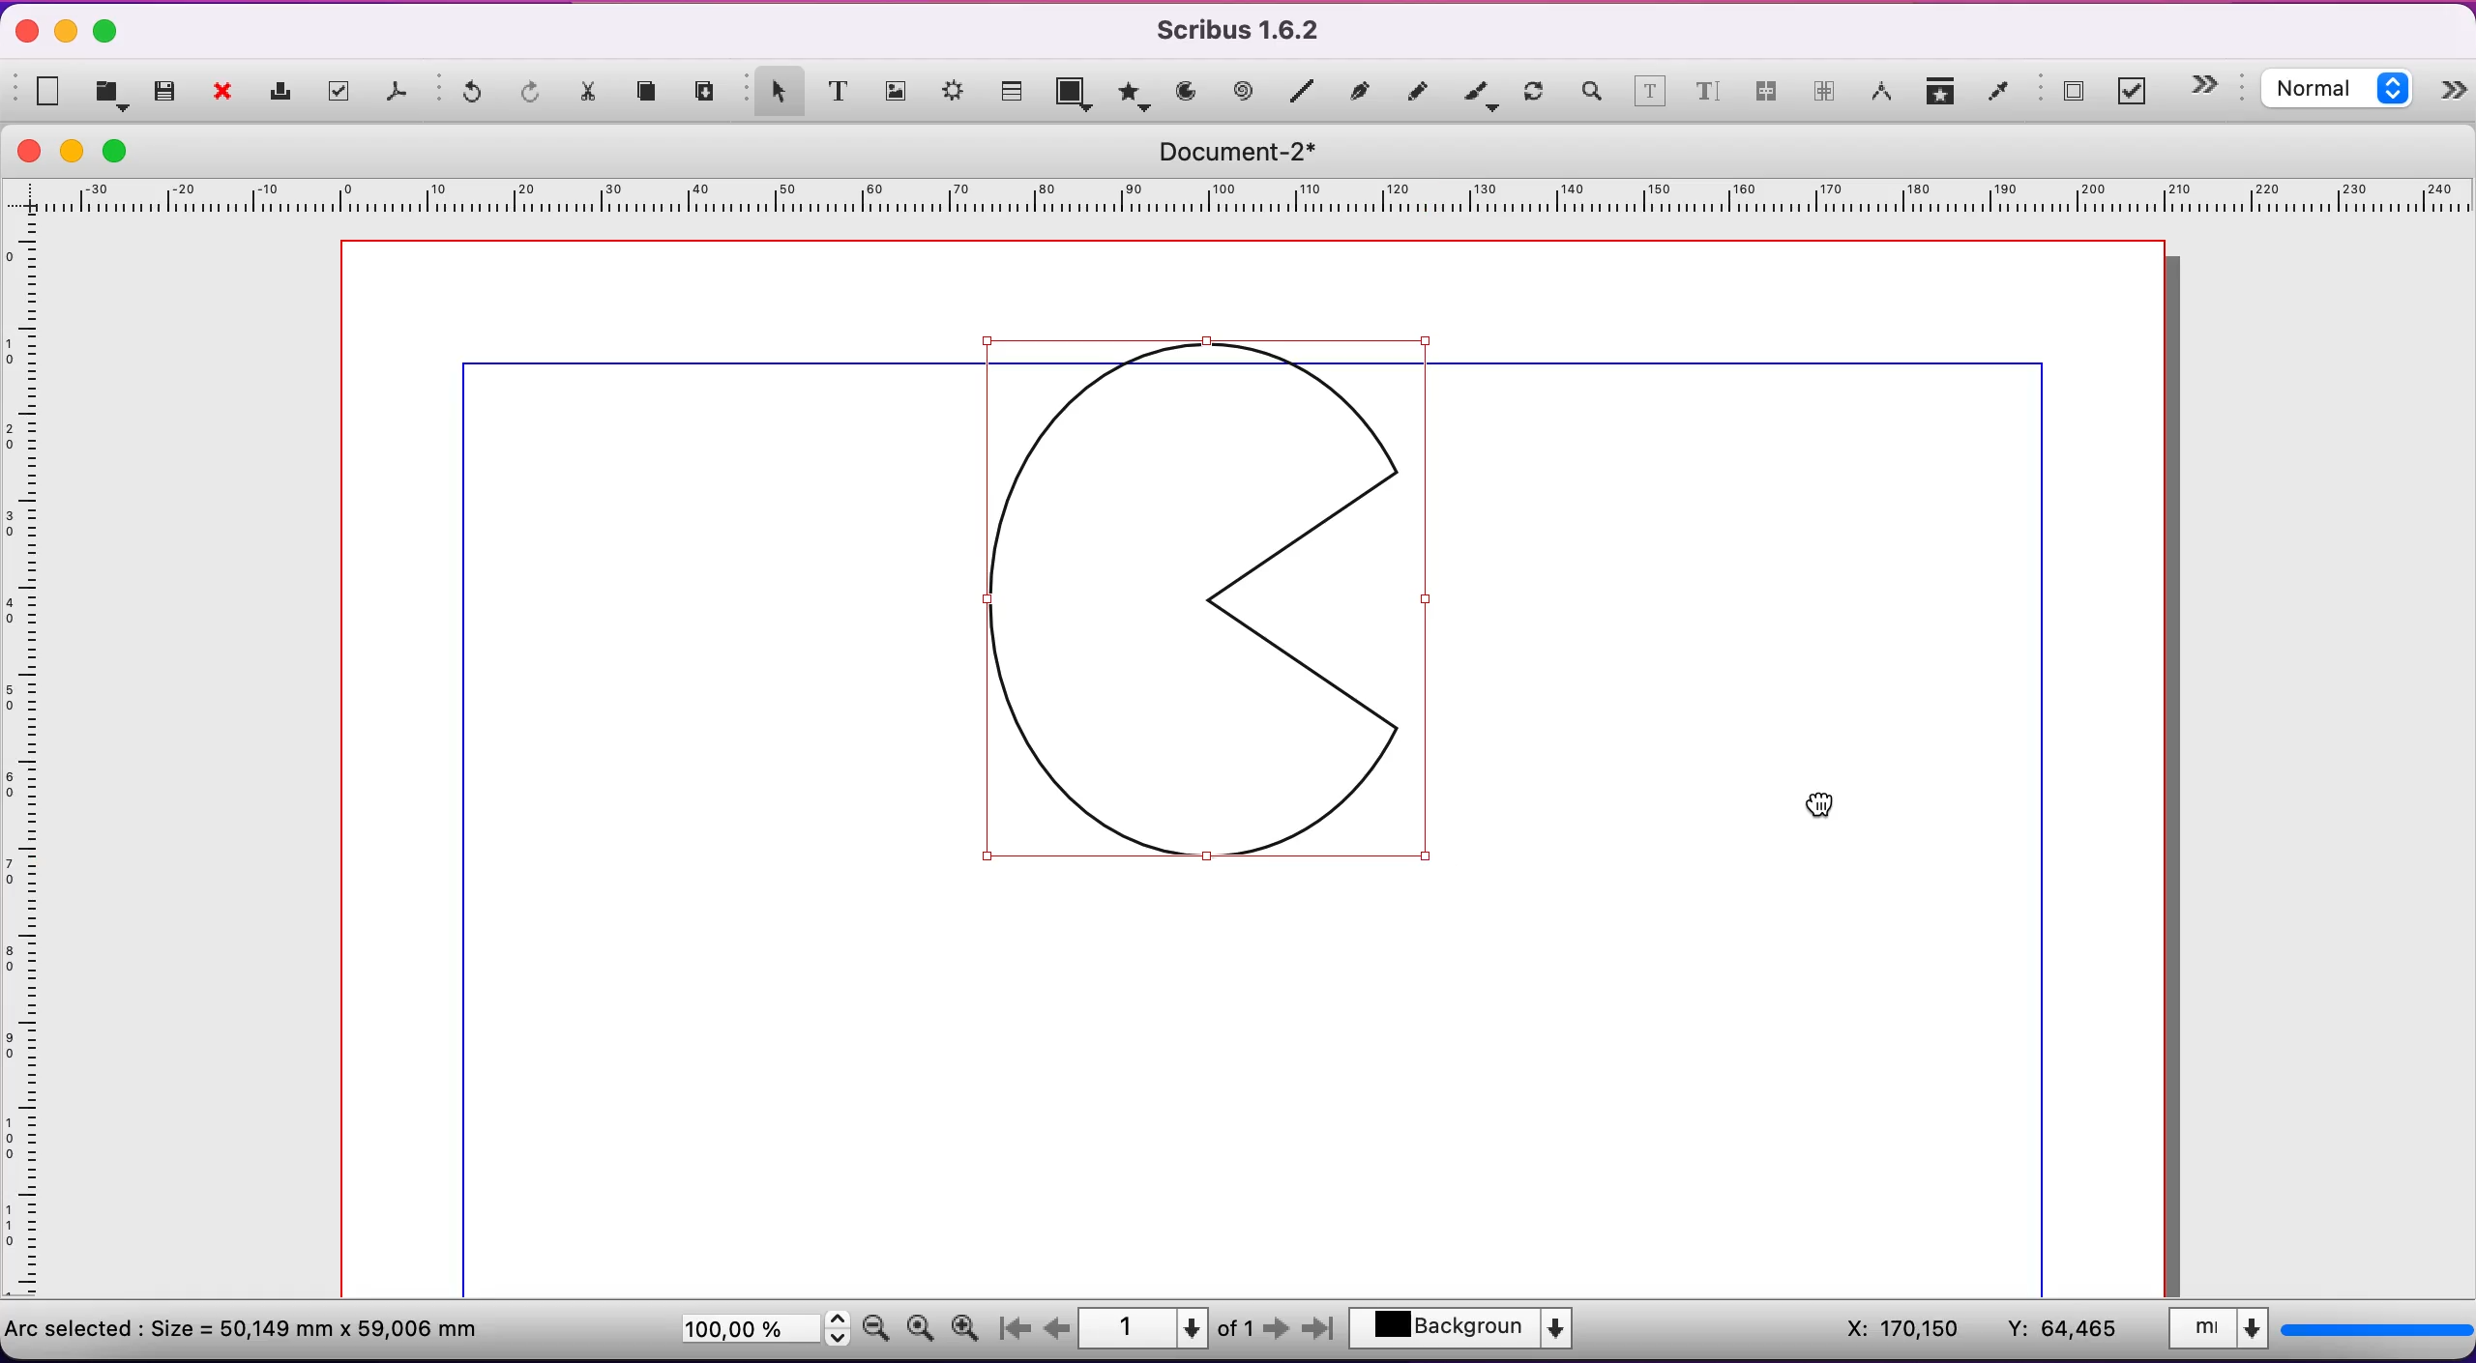 The height and width of the screenshot is (1363, 2476). I want to click on link text frames, so click(1766, 98).